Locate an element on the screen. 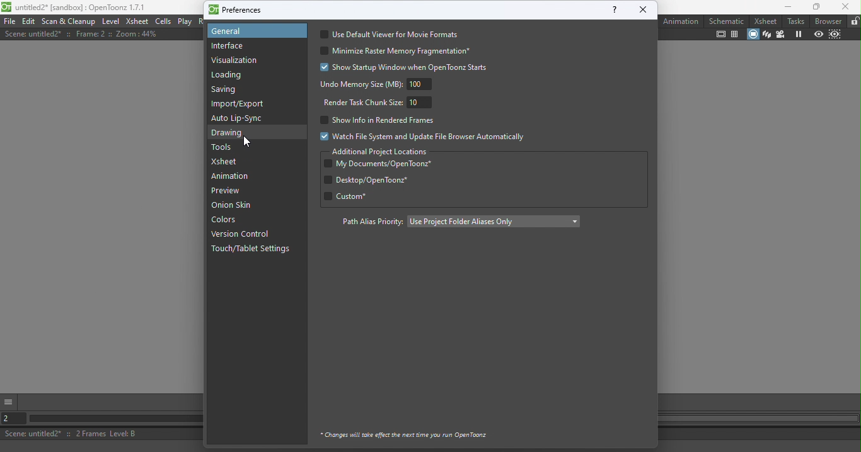  Lock rooms tab is located at coordinates (853, 21).